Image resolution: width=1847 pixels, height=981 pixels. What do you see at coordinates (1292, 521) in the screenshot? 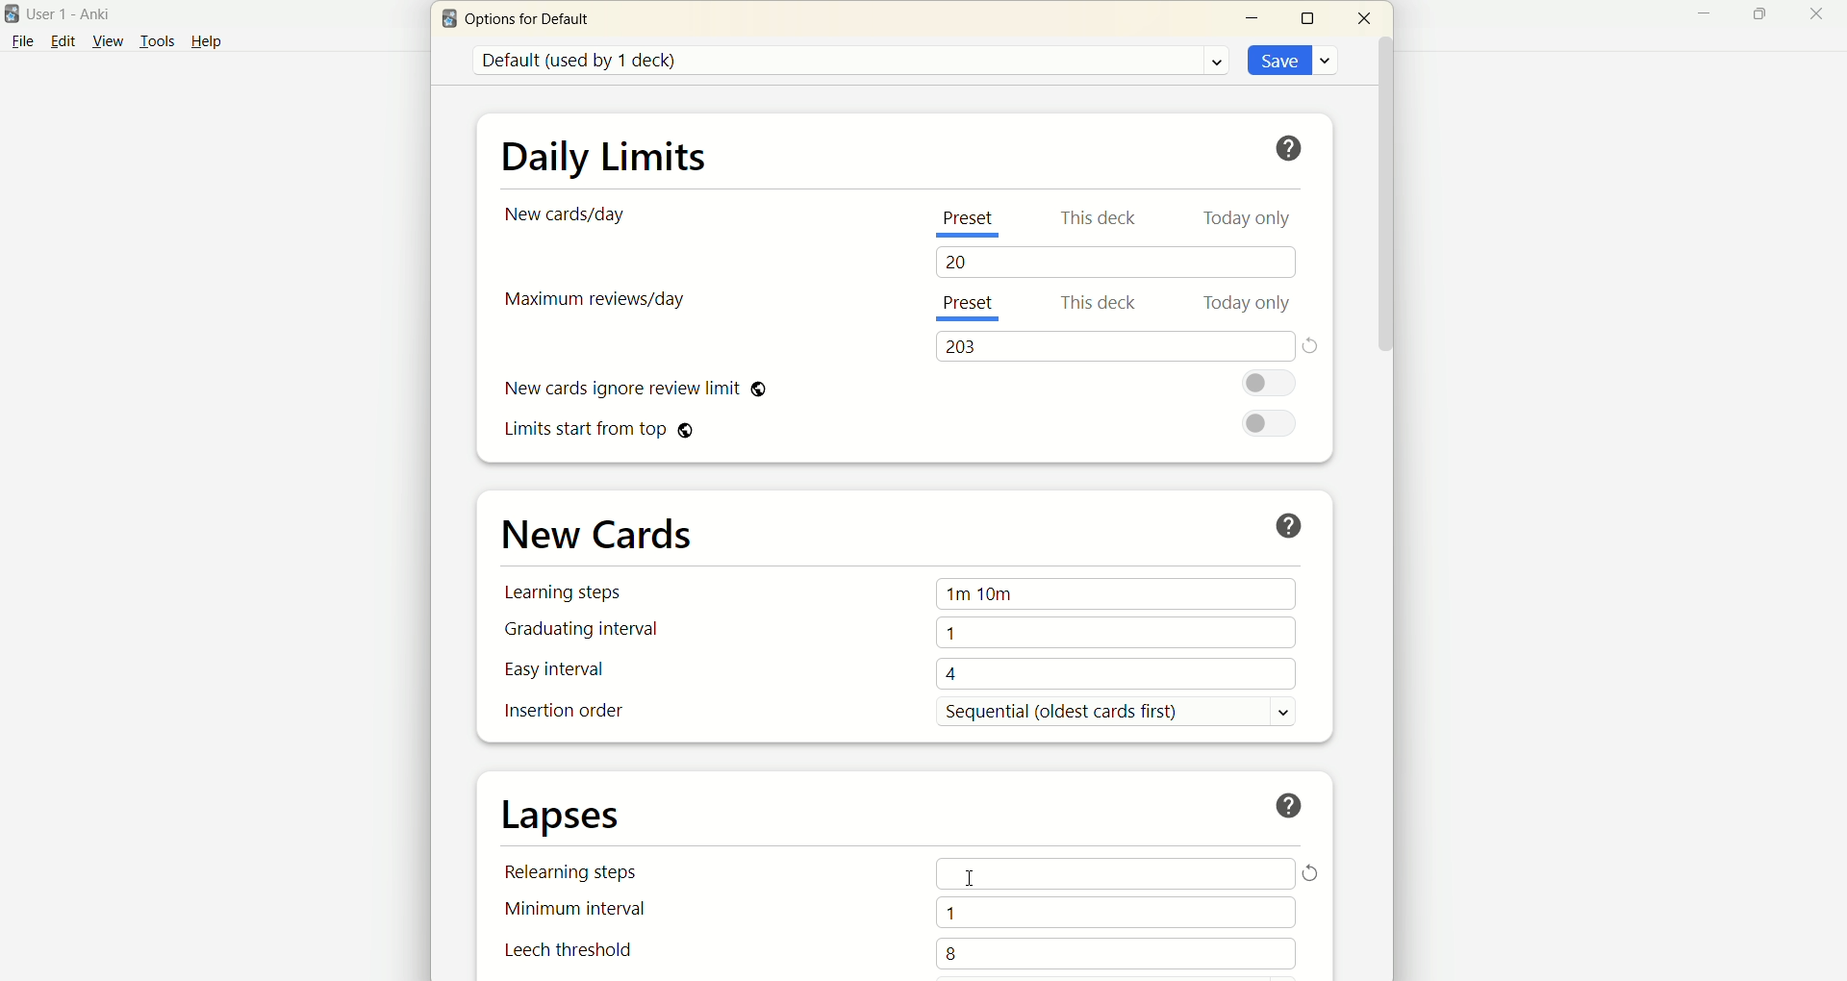
I see `help` at bounding box center [1292, 521].